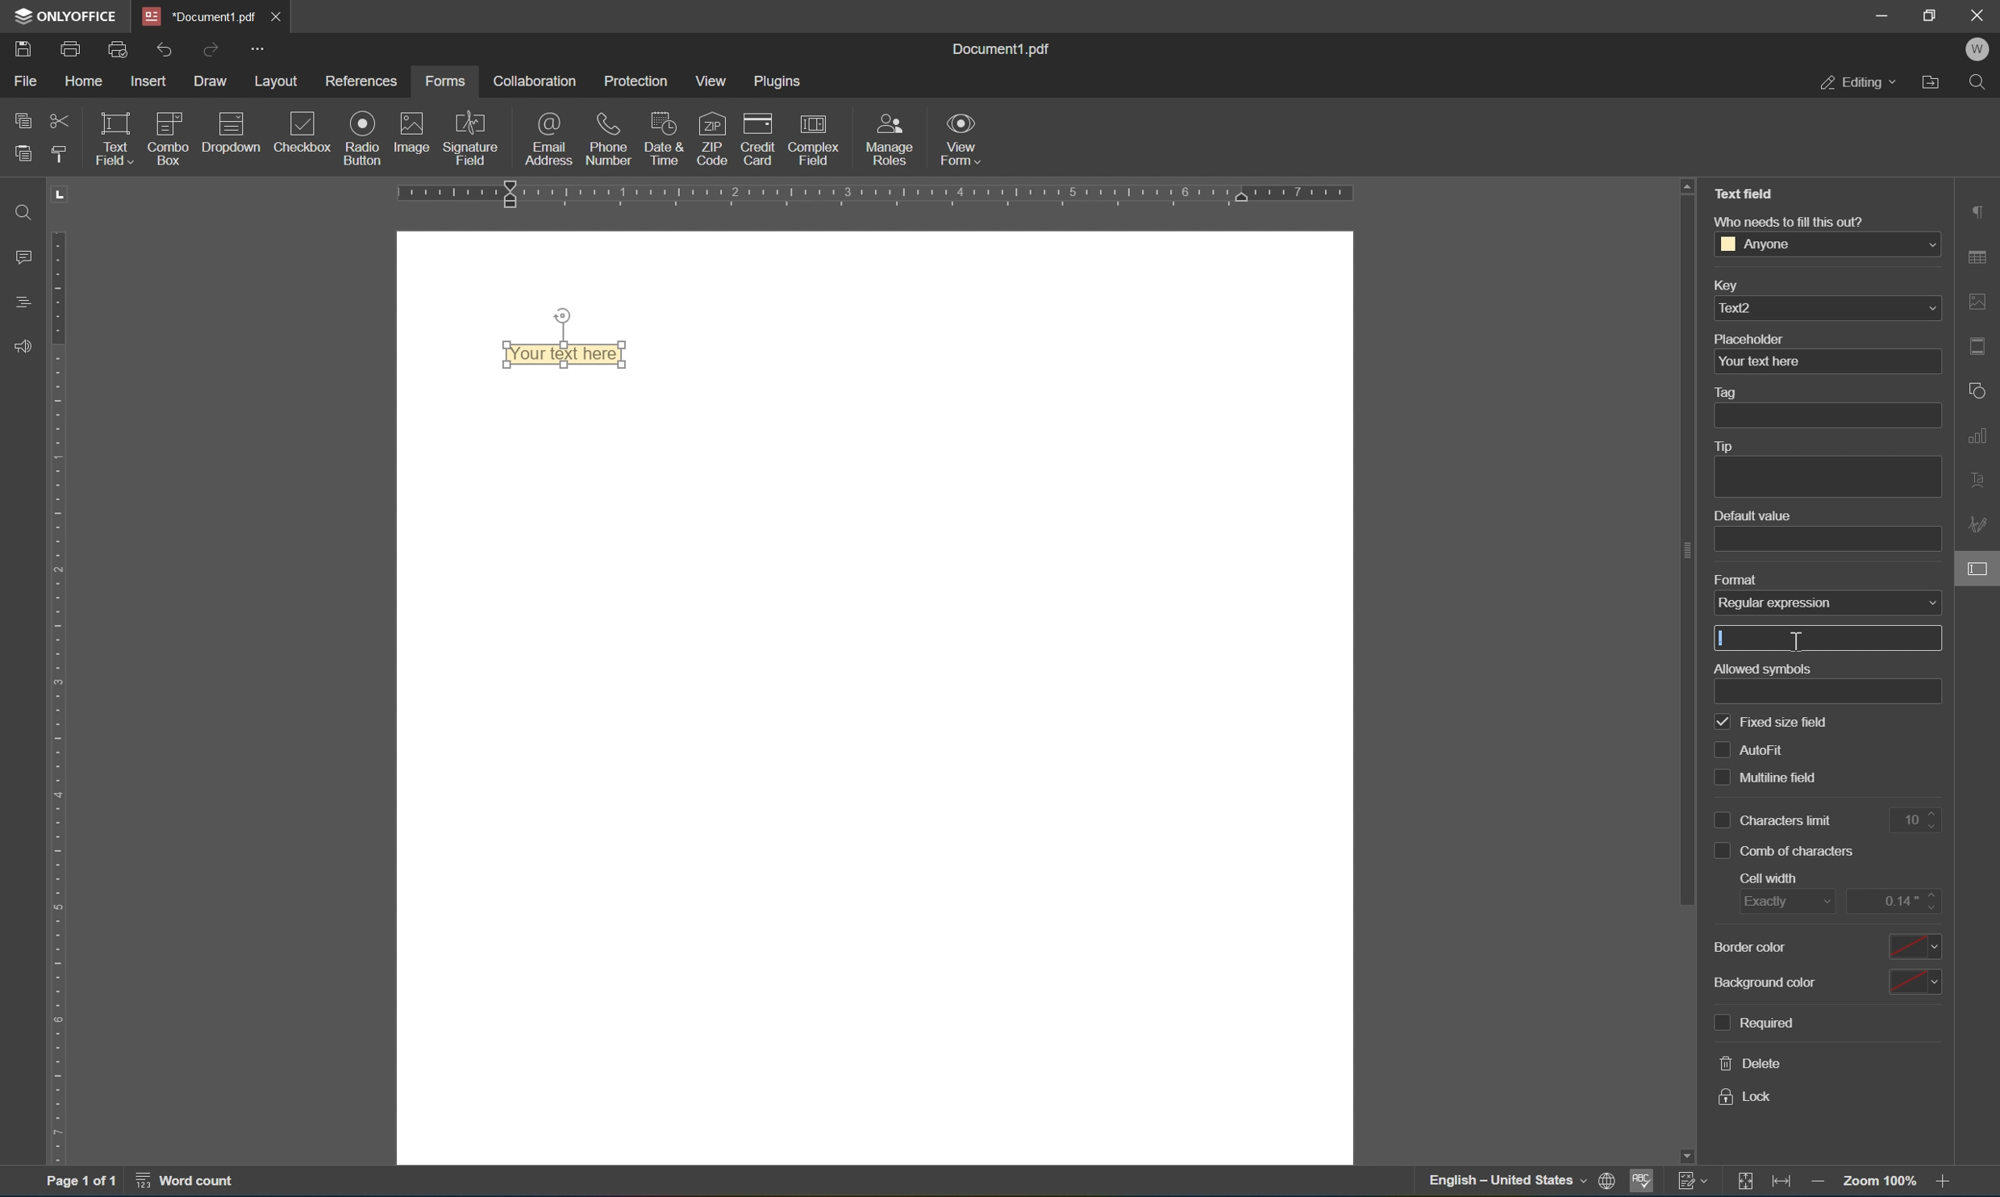  What do you see at coordinates (1792, 221) in the screenshot?
I see `who needs to fill this out?` at bounding box center [1792, 221].